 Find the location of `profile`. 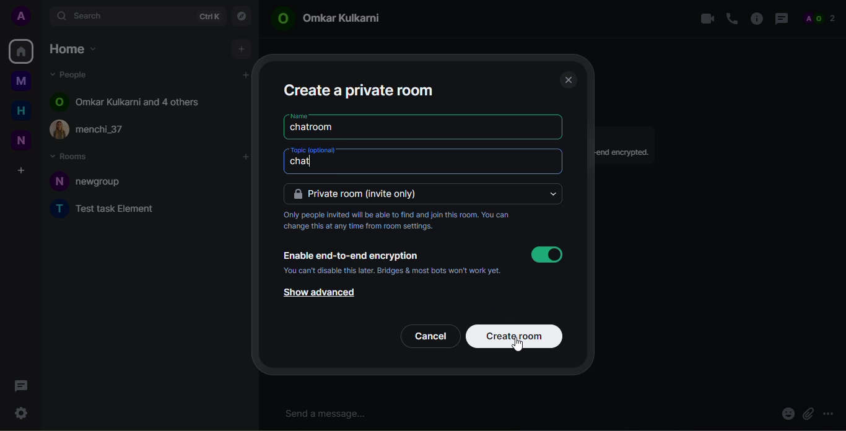

profile is located at coordinates (23, 15).